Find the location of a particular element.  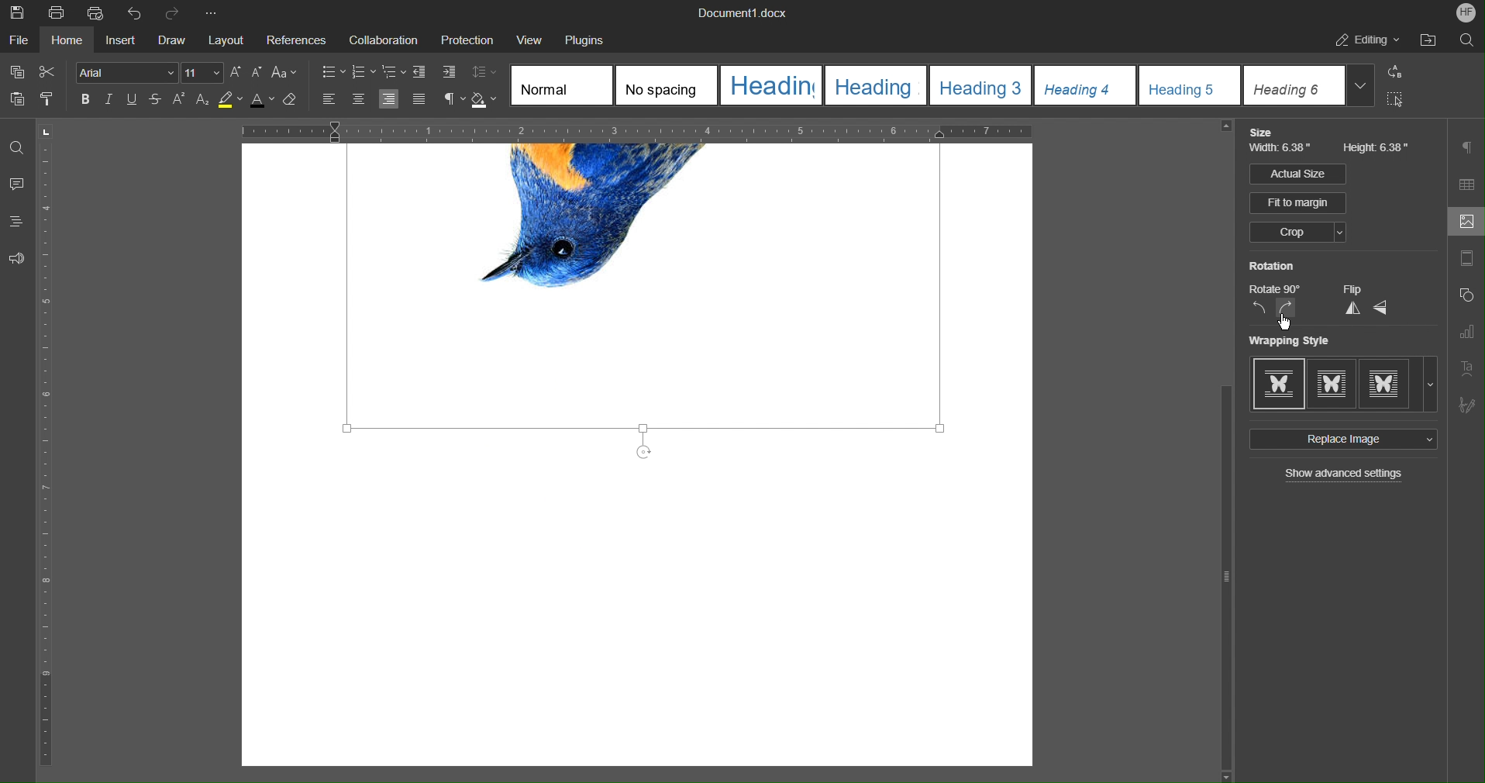

Signature is located at coordinates (1466, 405).